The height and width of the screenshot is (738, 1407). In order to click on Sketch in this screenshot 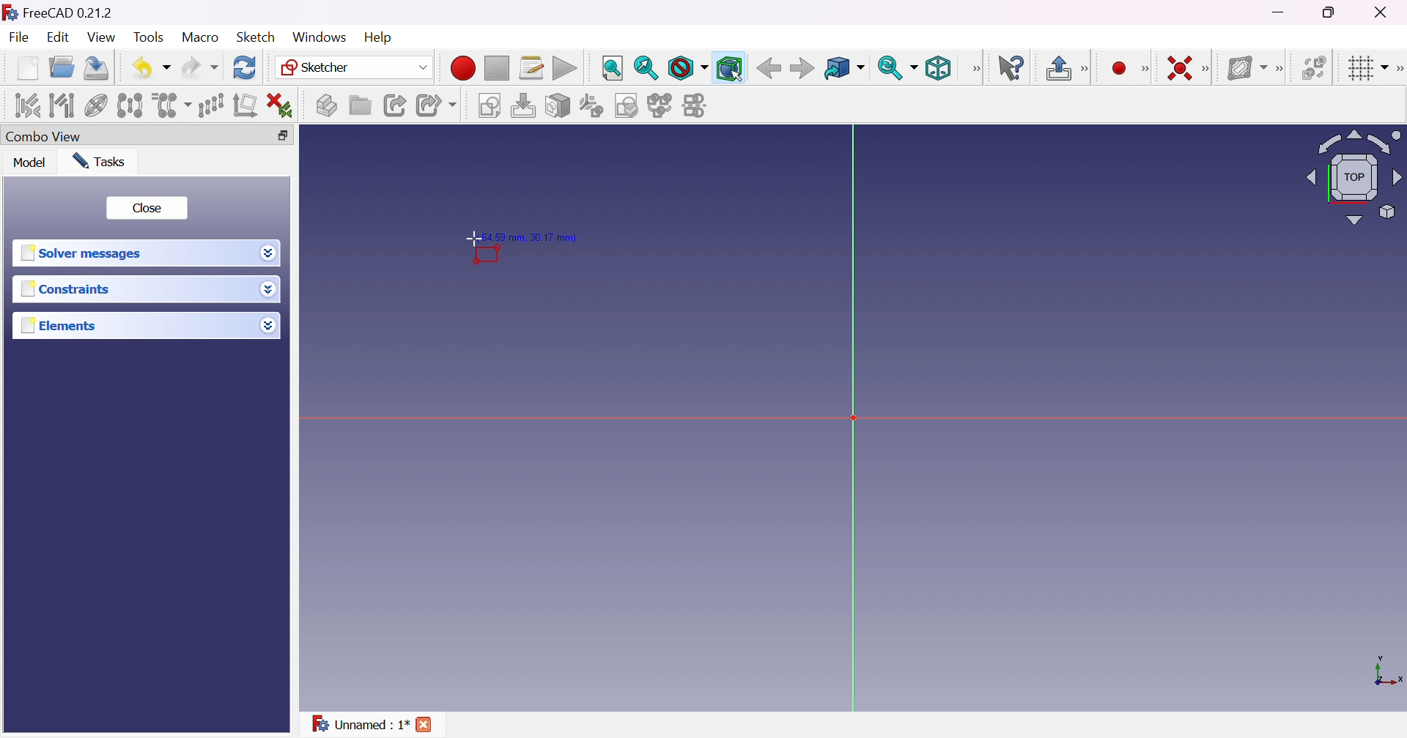, I will do `click(256, 37)`.